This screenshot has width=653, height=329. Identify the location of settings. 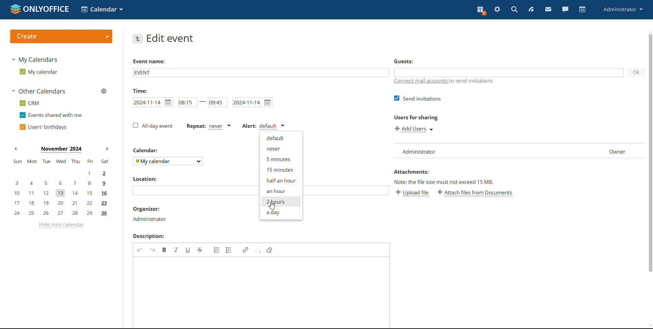
(498, 10).